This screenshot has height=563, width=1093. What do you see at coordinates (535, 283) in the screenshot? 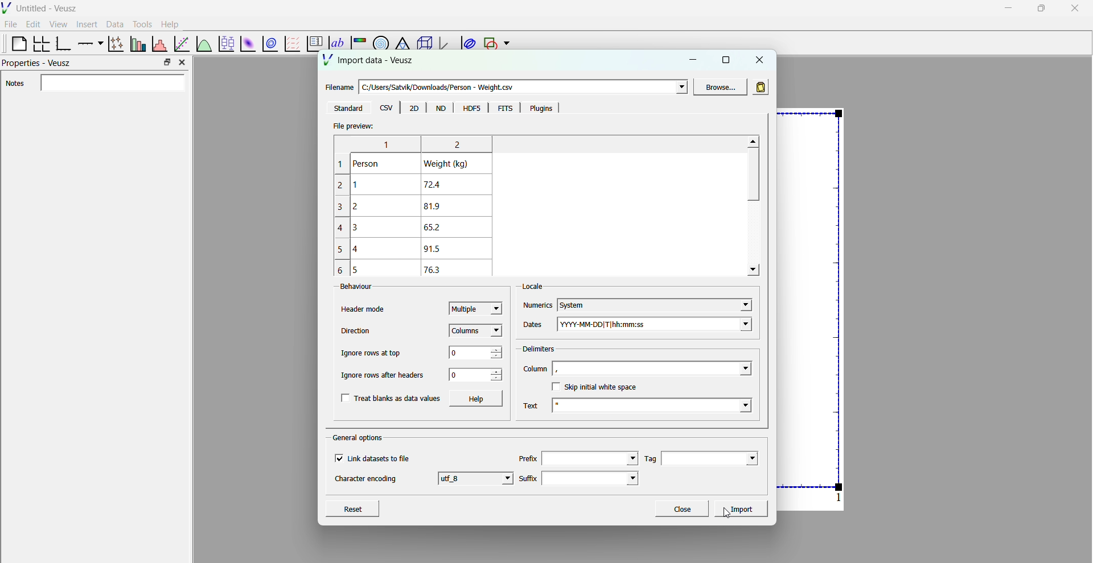
I see `Locale` at bounding box center [535, 283].